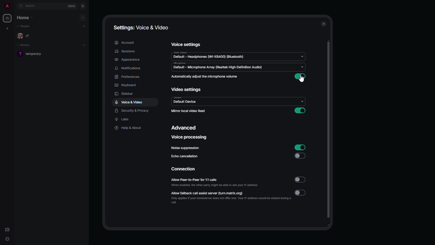  What do you see at coordinates (216, 183) in the screenshot?
I see `allow peer-to-peer for 1:1 calls` at bounding box center [216, 183].